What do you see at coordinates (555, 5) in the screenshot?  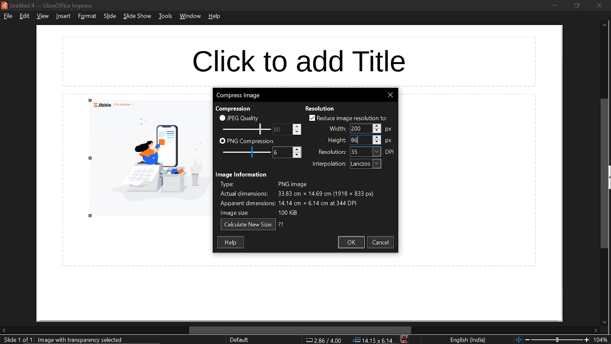 I see `minimize` at bounding box center [555, 5].